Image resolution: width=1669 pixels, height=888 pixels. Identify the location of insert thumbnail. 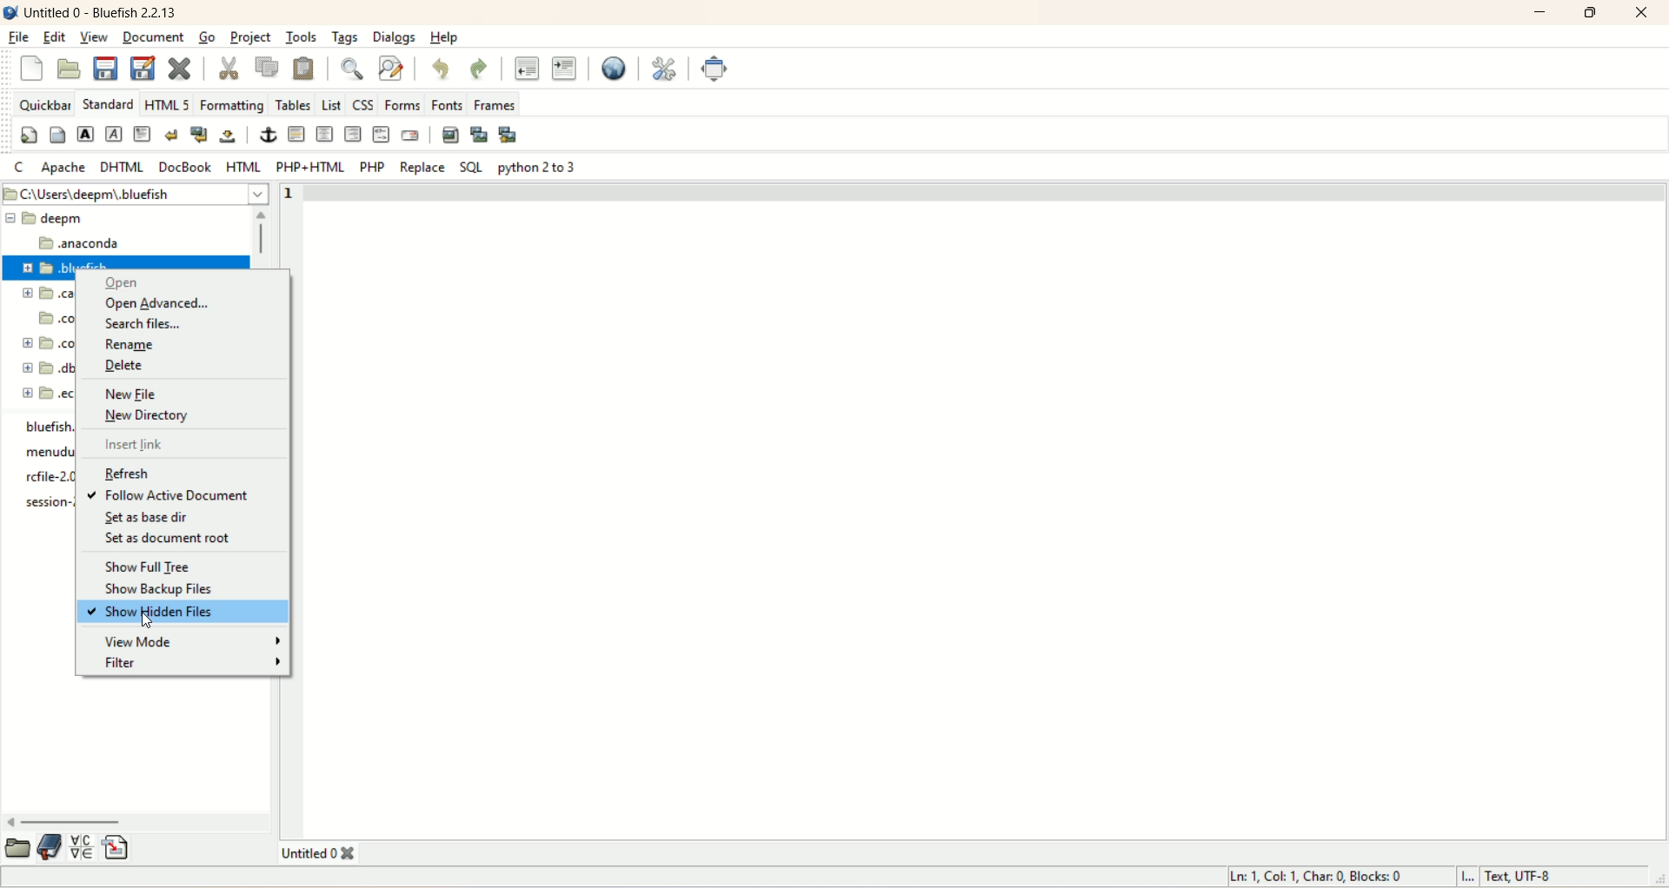
(481, 134).